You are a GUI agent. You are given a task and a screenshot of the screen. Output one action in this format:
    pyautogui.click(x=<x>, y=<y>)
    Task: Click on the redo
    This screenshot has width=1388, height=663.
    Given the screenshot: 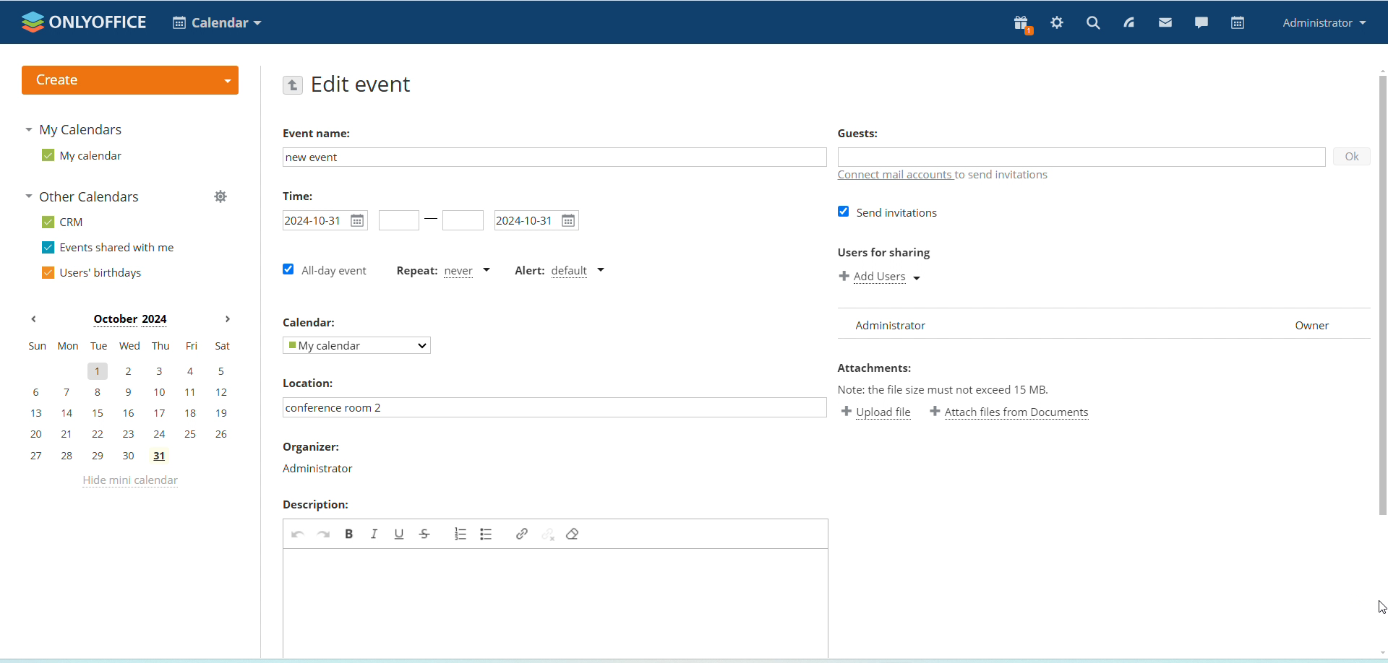 What is the action you would take?
    pyautogui.click(x=324, y=533)
    